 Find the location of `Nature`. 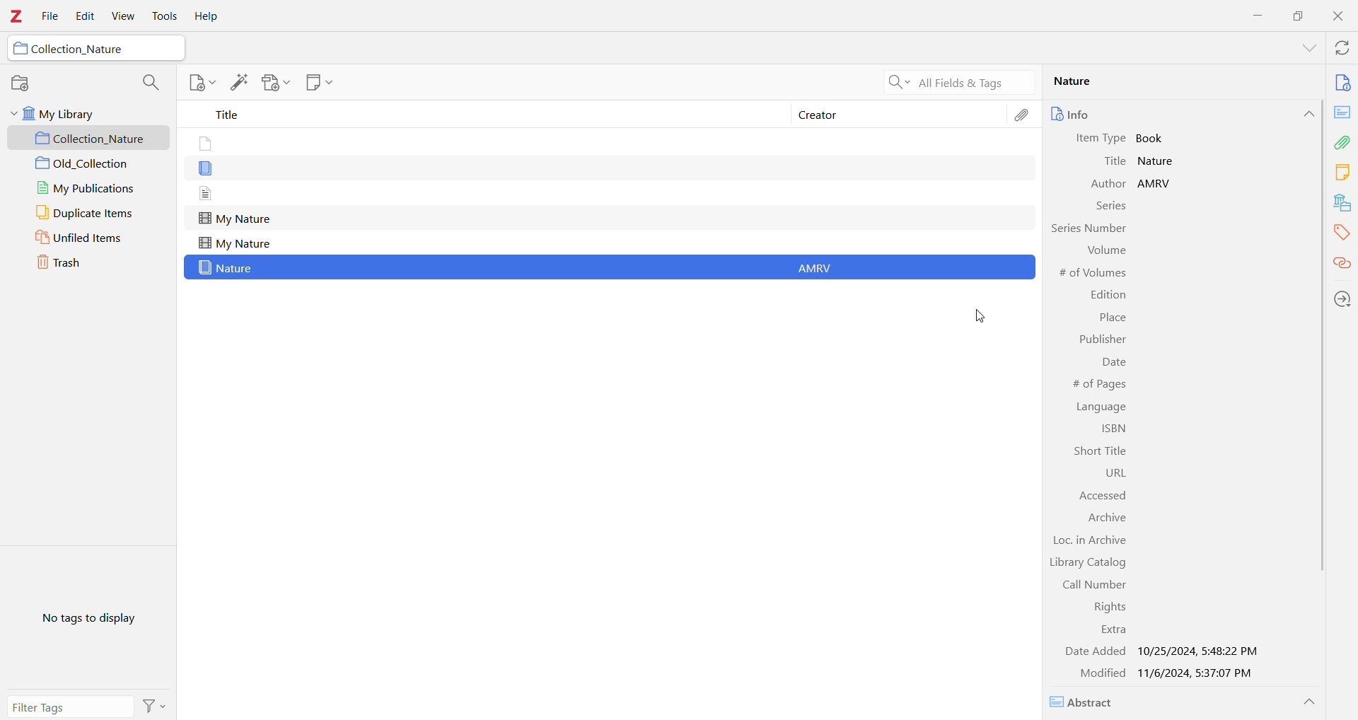

Nature is located at coordinates (228, 268).